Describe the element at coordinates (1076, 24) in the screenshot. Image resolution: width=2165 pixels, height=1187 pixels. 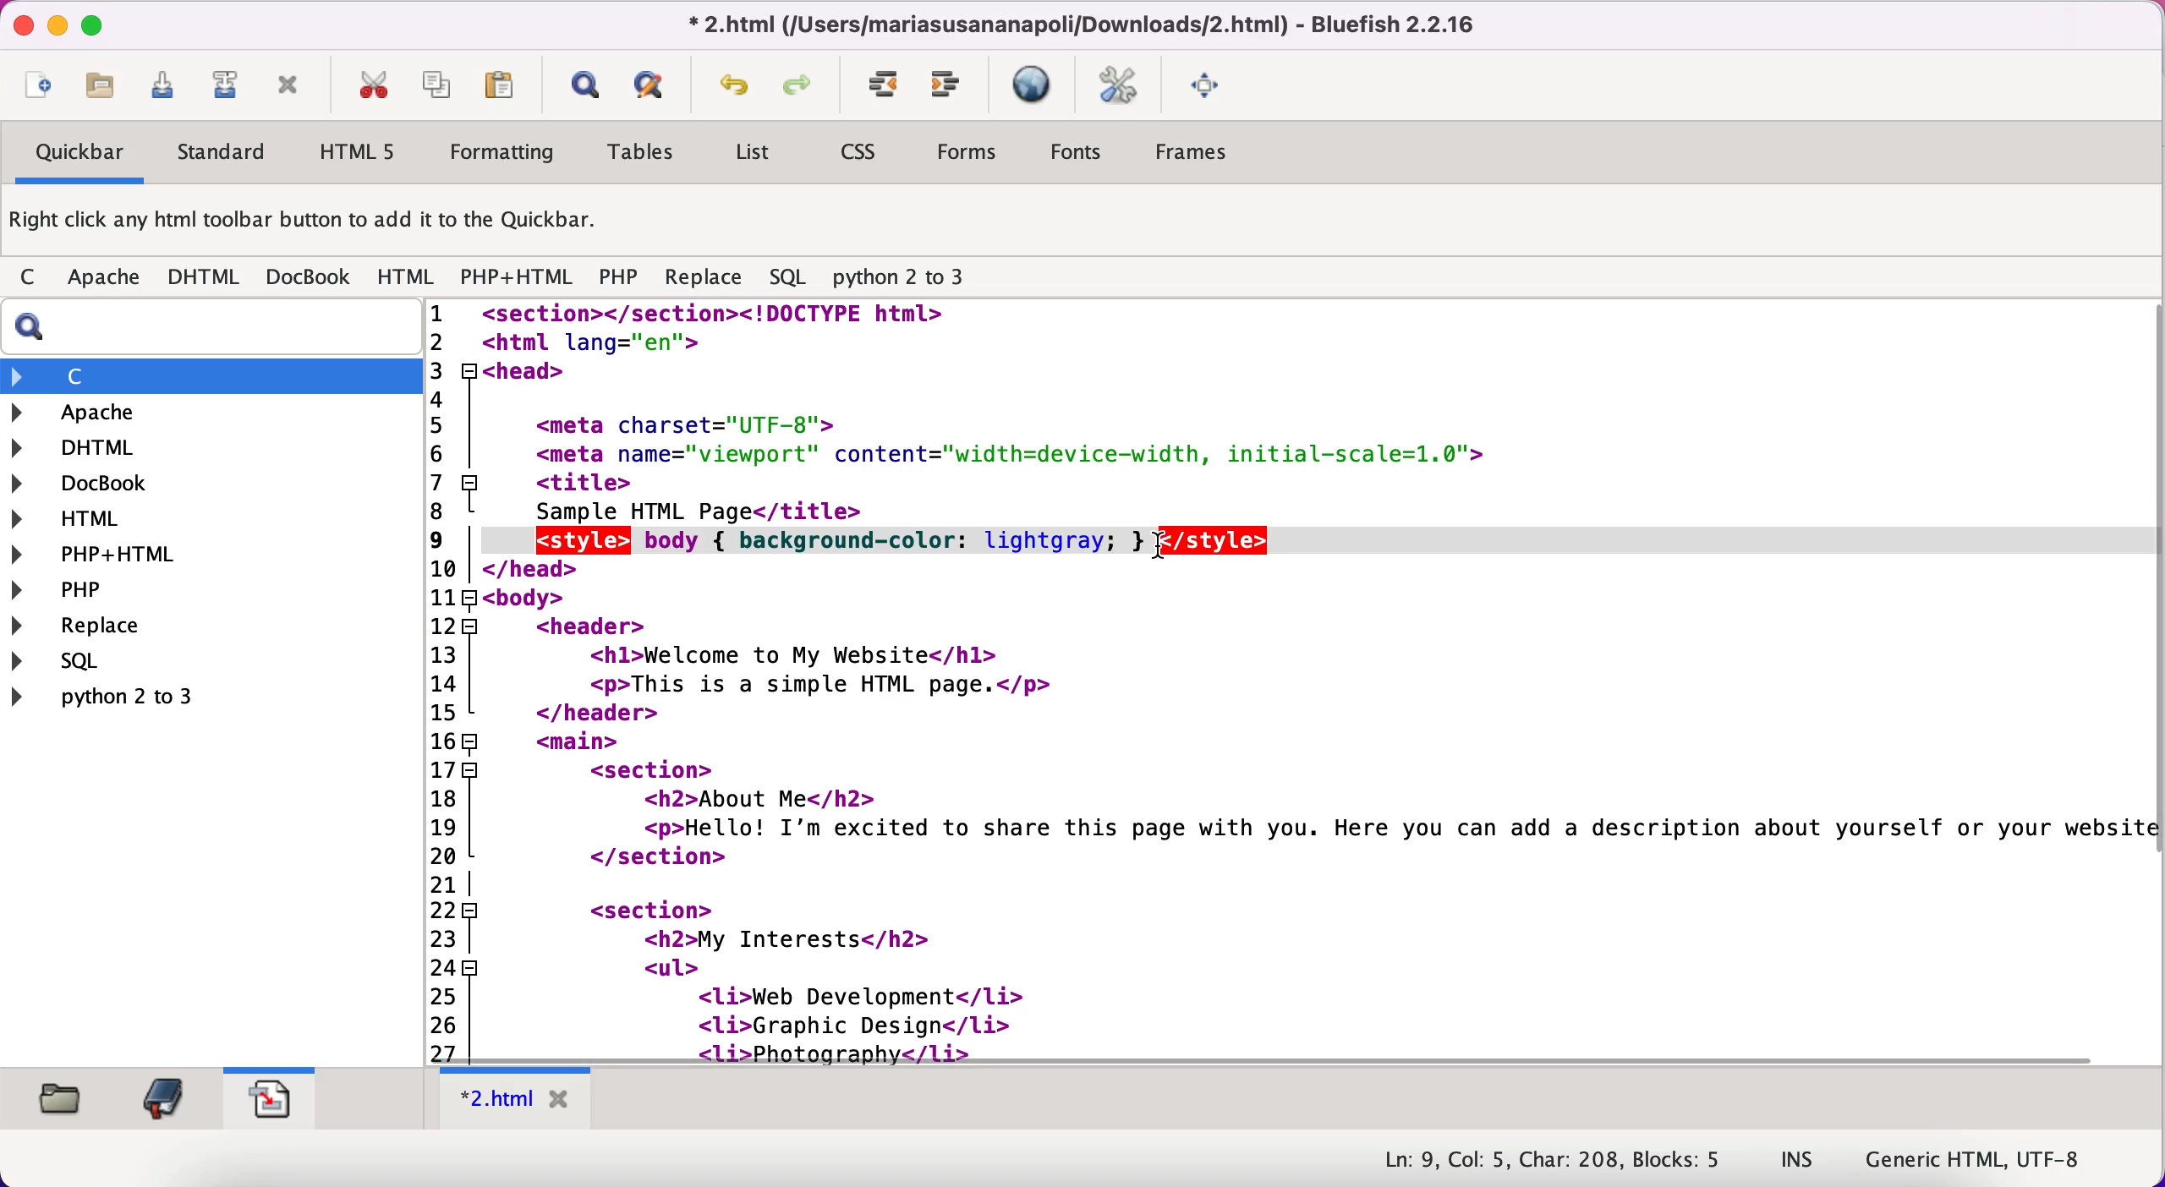
I see `* 2.html (/Users/mariasusananapoli/Downloads/2.html) - Bluefish 2.2.16` at that location.